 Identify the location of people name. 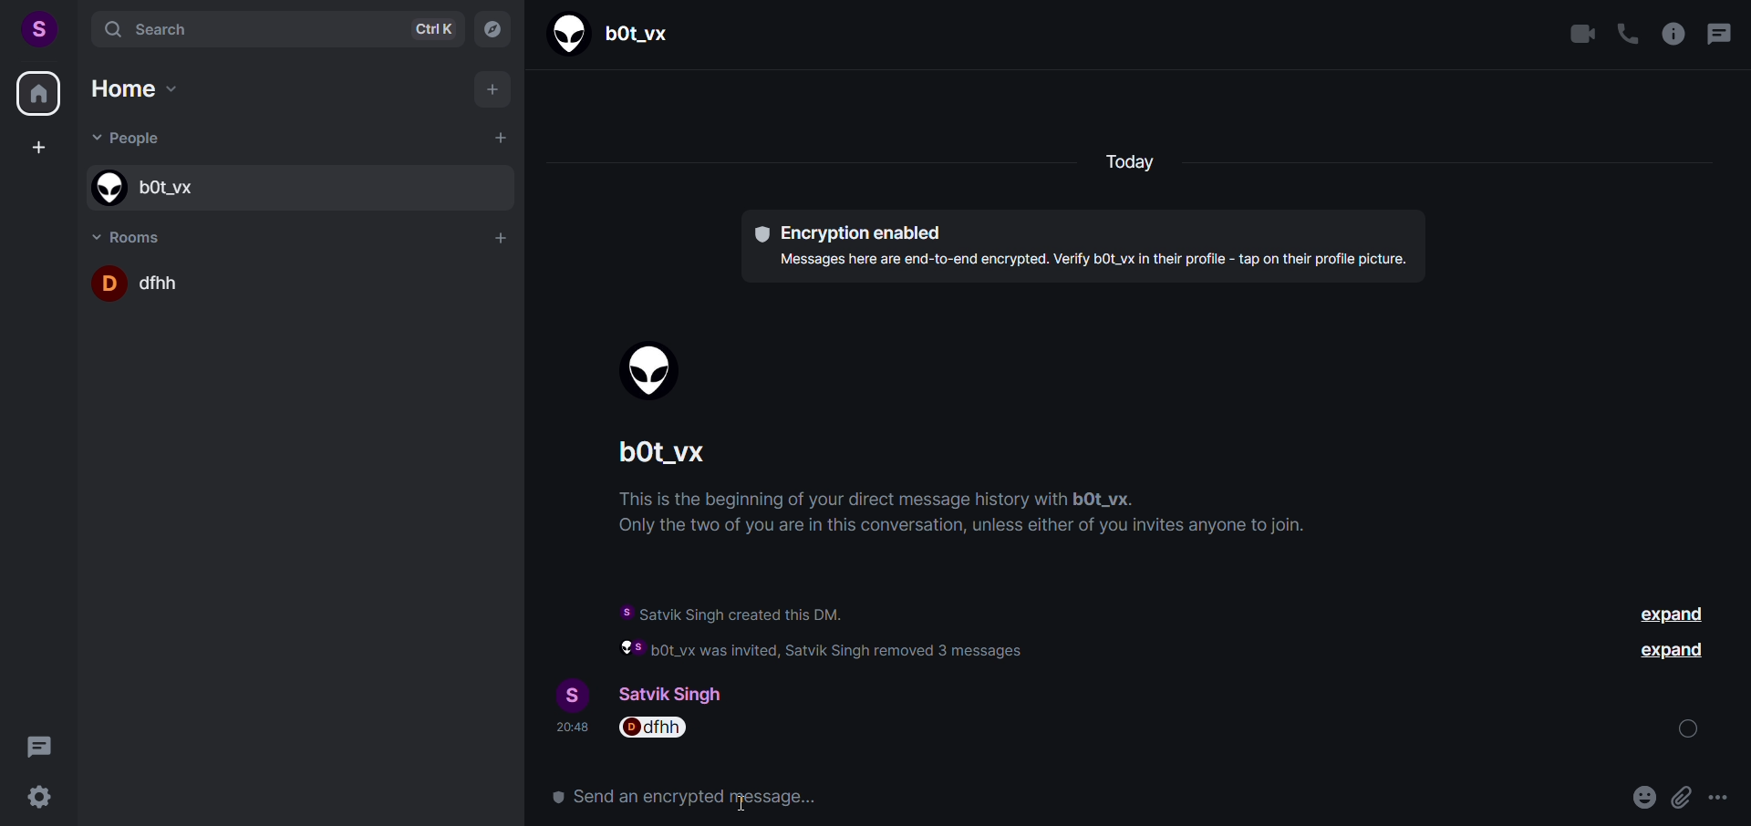
(678, 456).